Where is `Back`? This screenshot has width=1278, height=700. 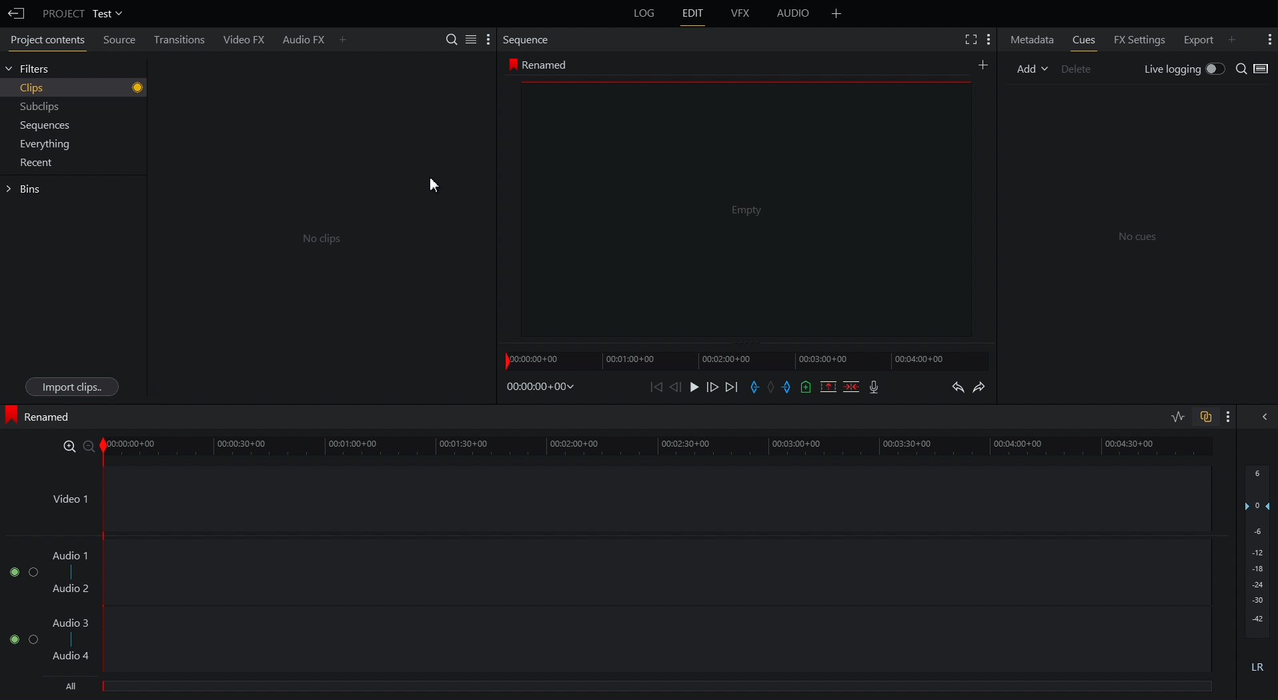
Back is located at coordinates (15, 11).